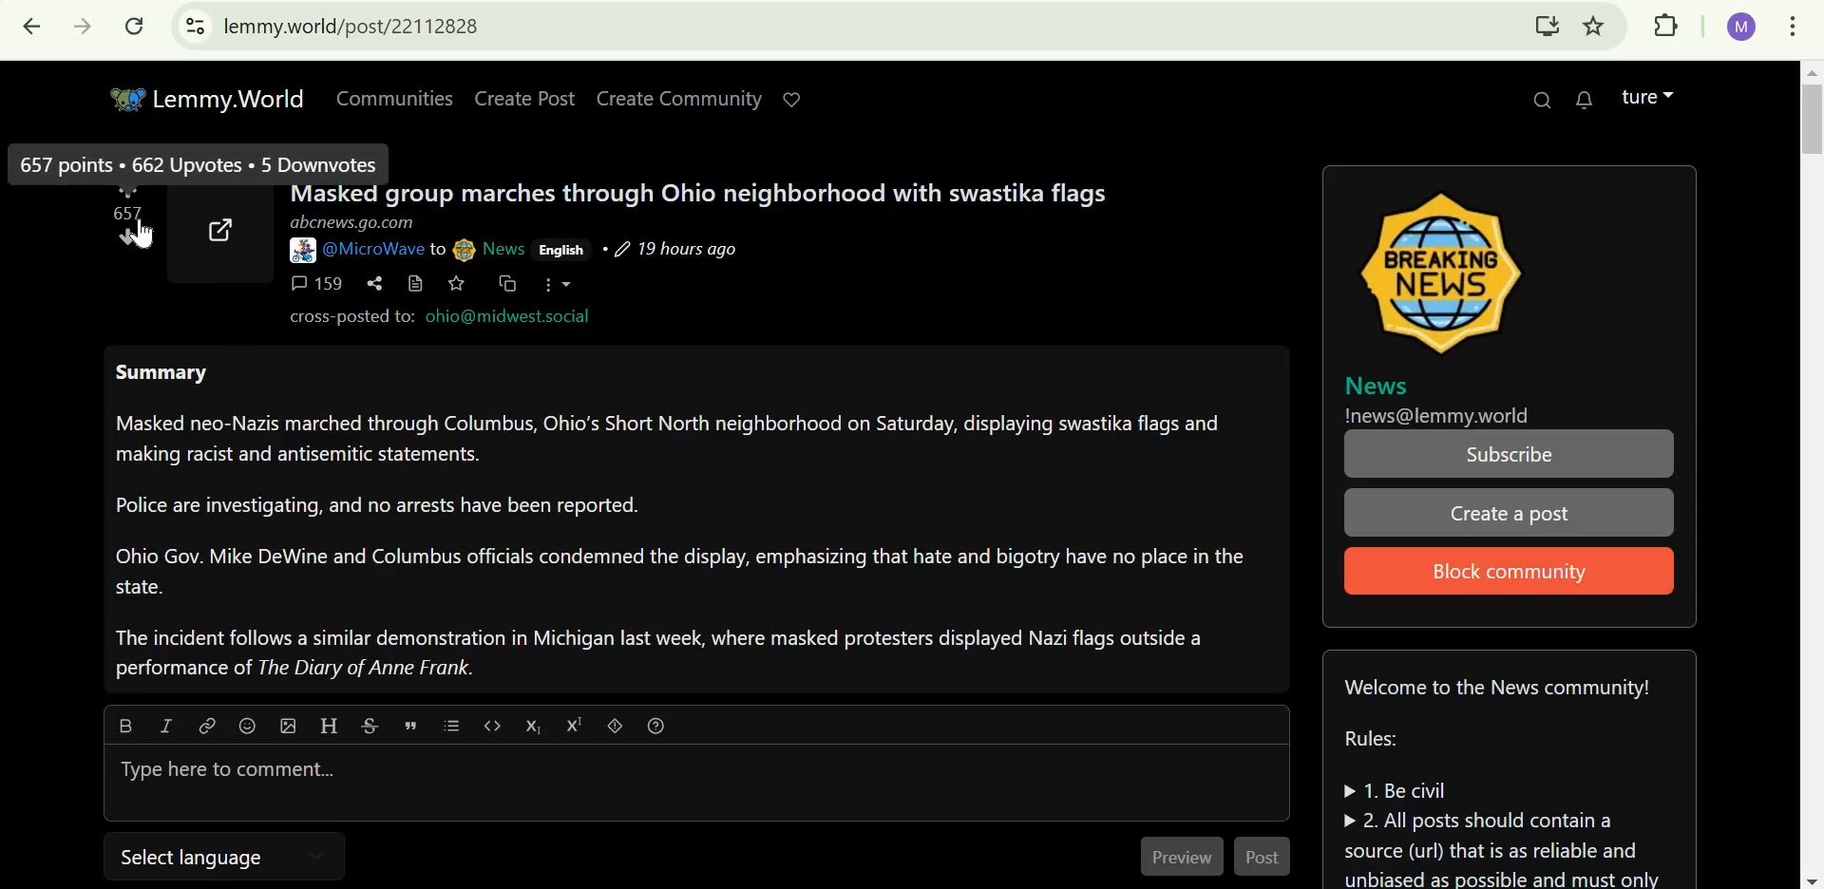 The image size is (1824, 889). I want to click on Lemmy.World, so click(206, 97).